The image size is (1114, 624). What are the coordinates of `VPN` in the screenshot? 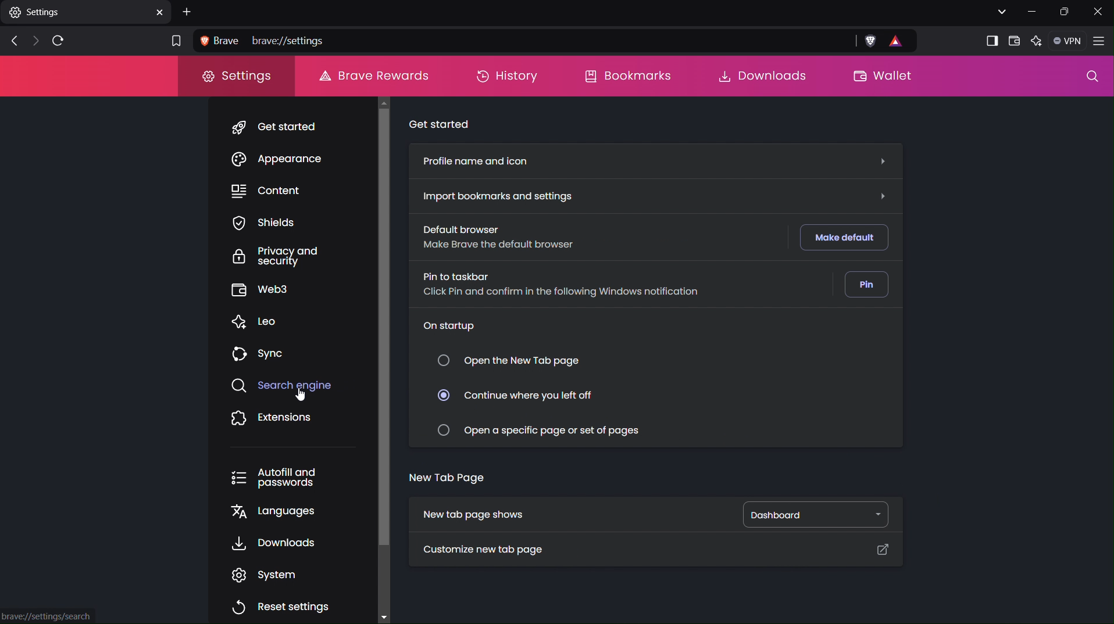 It's located at (1069, 41).